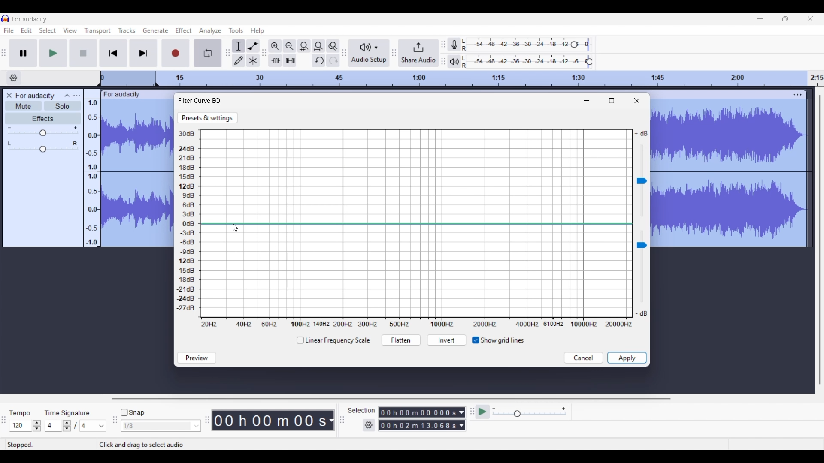 The width and height of the screenshot is (824, 463). What do you see at coordinates (20, 426) in the screenshot?
I see `Type in tempo` at bounding box center [20, 426].